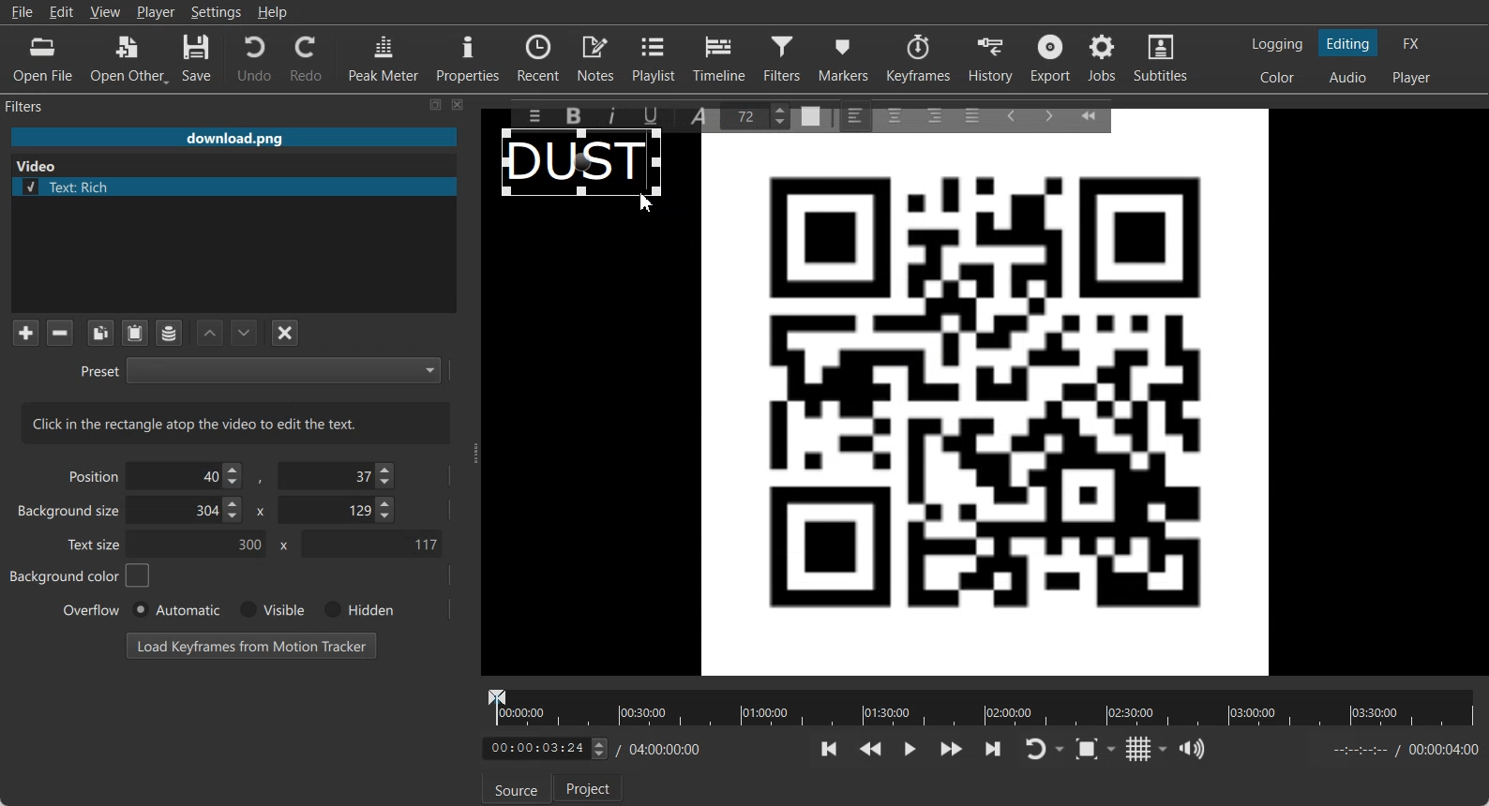 Image resolution: width=1489 pixels, height=806 pixels. What do you see at coordinates (981, 706) in the screenshot?
I see `Video timeline` at bounding box center [981, 706].